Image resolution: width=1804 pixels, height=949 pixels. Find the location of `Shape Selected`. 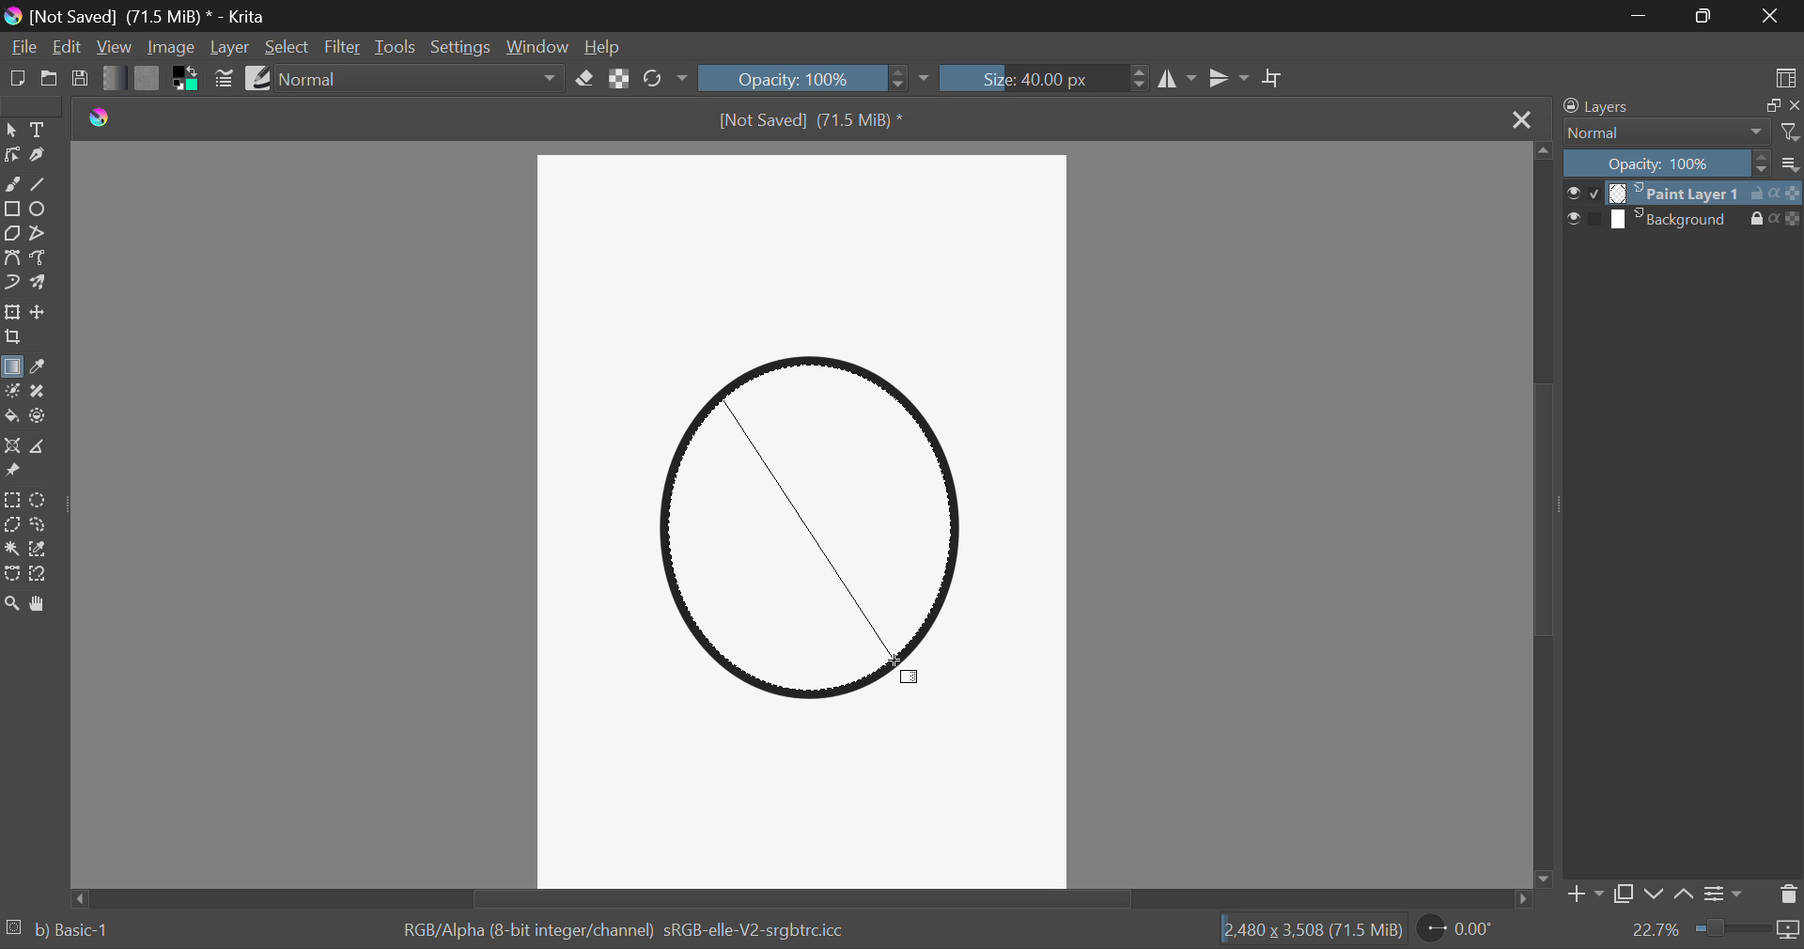

Shape Selected is located at coordinates (817, 537).